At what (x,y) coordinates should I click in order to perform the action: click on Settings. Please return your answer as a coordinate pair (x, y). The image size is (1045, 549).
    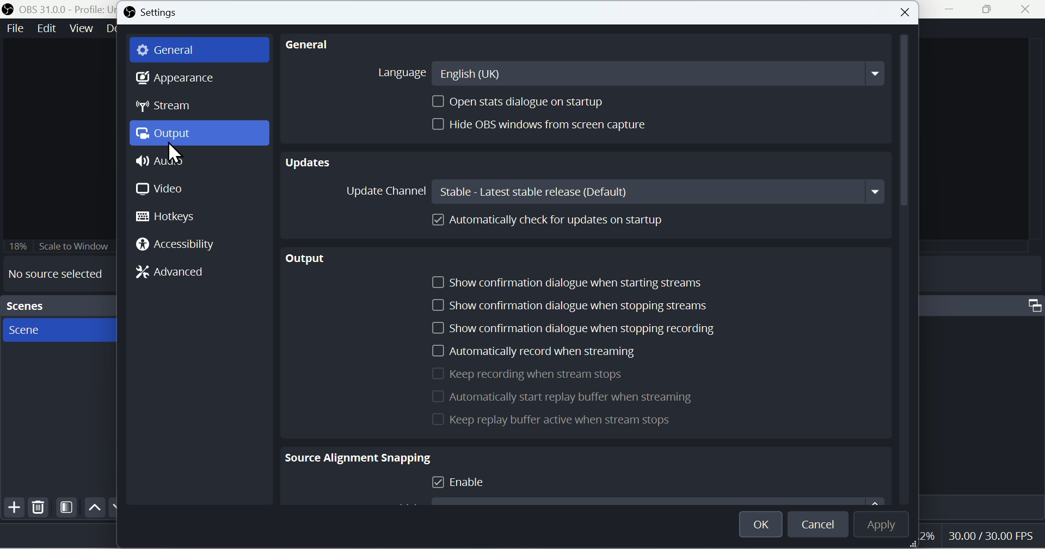
    Looking at the image, I should click on (158, 14).